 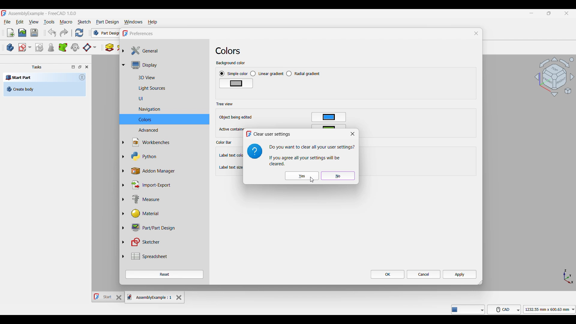 I want to click on Create body, so click(x=45, y=89).